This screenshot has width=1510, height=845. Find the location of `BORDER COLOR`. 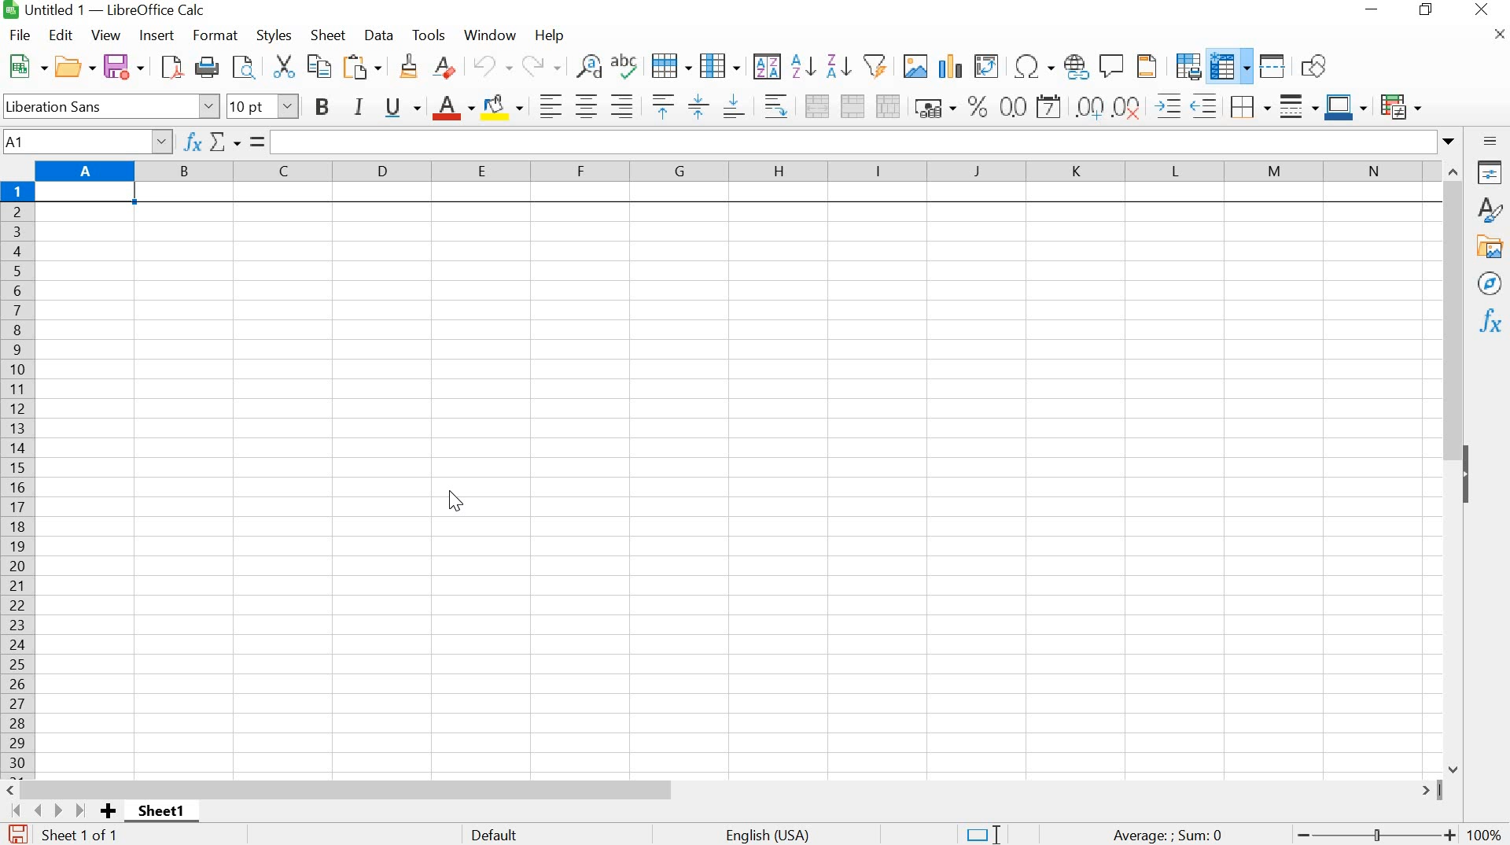

BORDER COLOR is located at coordinates (1345, 105).